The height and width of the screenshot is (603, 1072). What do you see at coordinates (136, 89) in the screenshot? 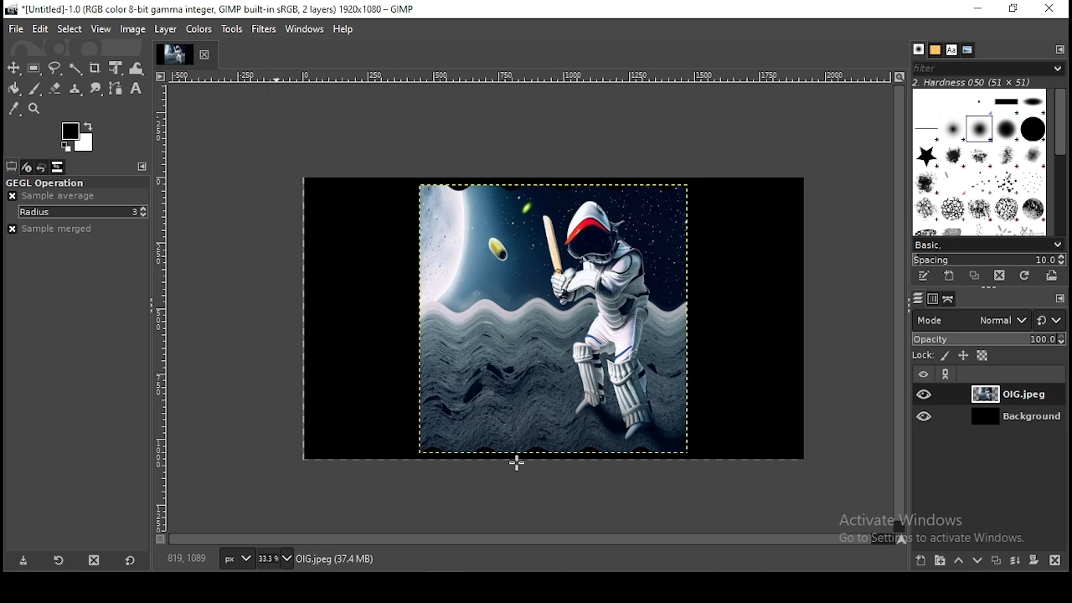
I see `text tool` at bounding box center [136, 89].